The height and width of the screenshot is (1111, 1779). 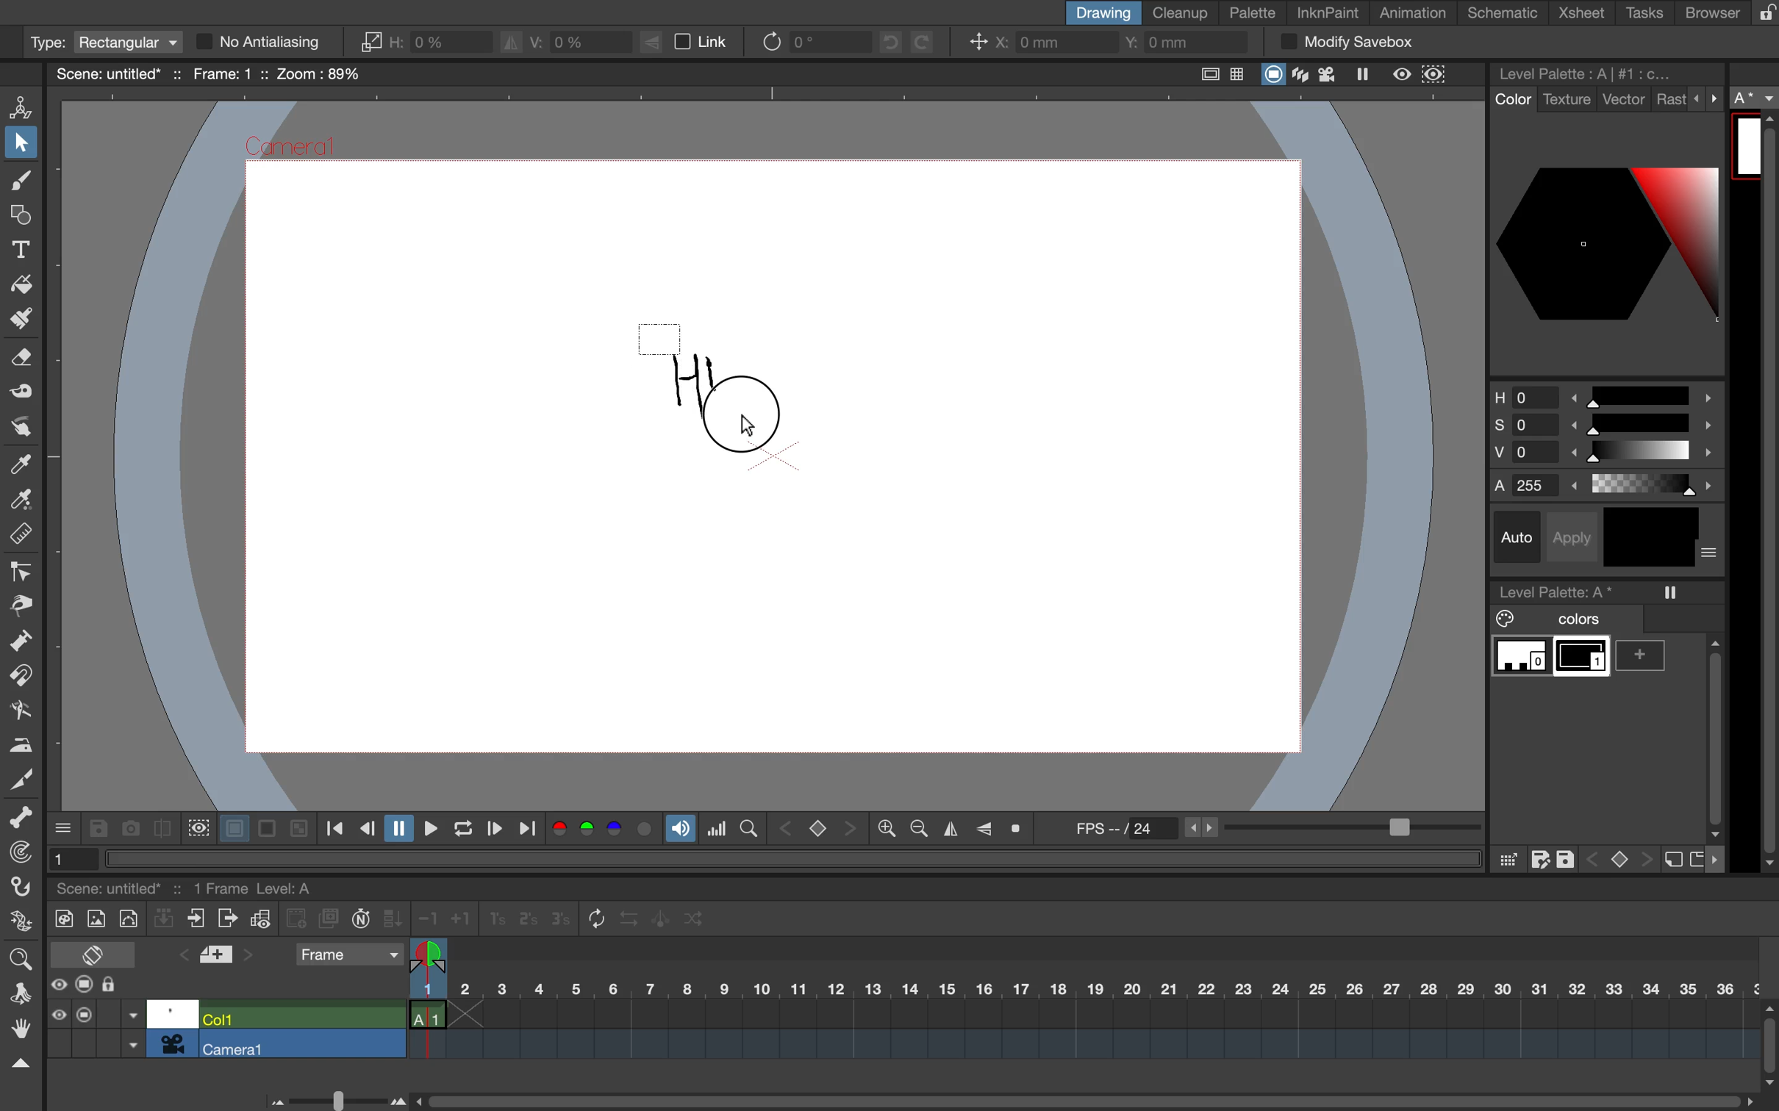 I want to click on inknpaint, so click(x=1328, y=11).